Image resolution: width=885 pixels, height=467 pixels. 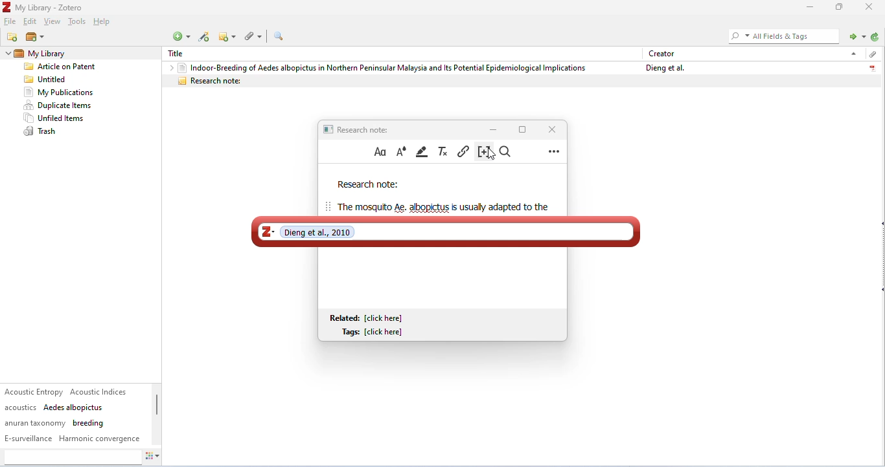 I want to click on drop down, so click(x=6, y=54).